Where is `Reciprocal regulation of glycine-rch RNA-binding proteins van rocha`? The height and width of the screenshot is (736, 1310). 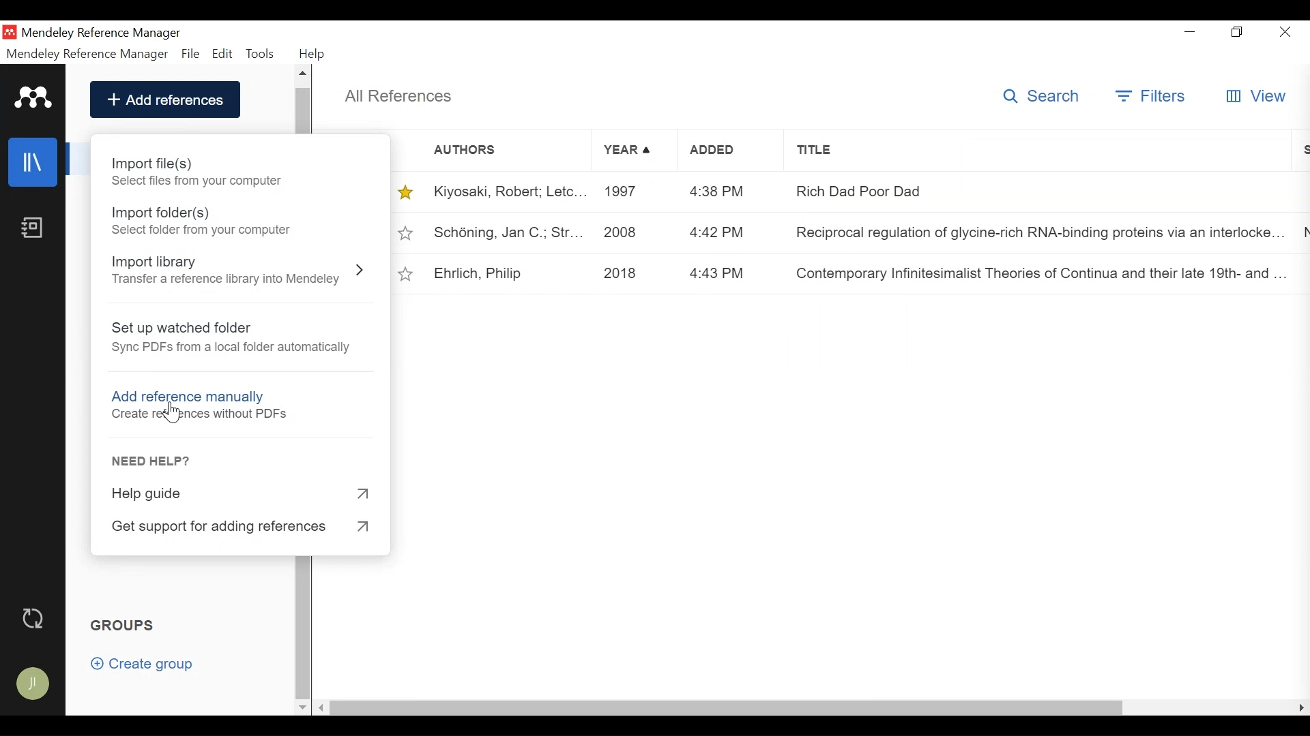
Reciprocal regulation of glycine-rch RNA-binding proteins van rocha is located at coordinates (1038, 235).